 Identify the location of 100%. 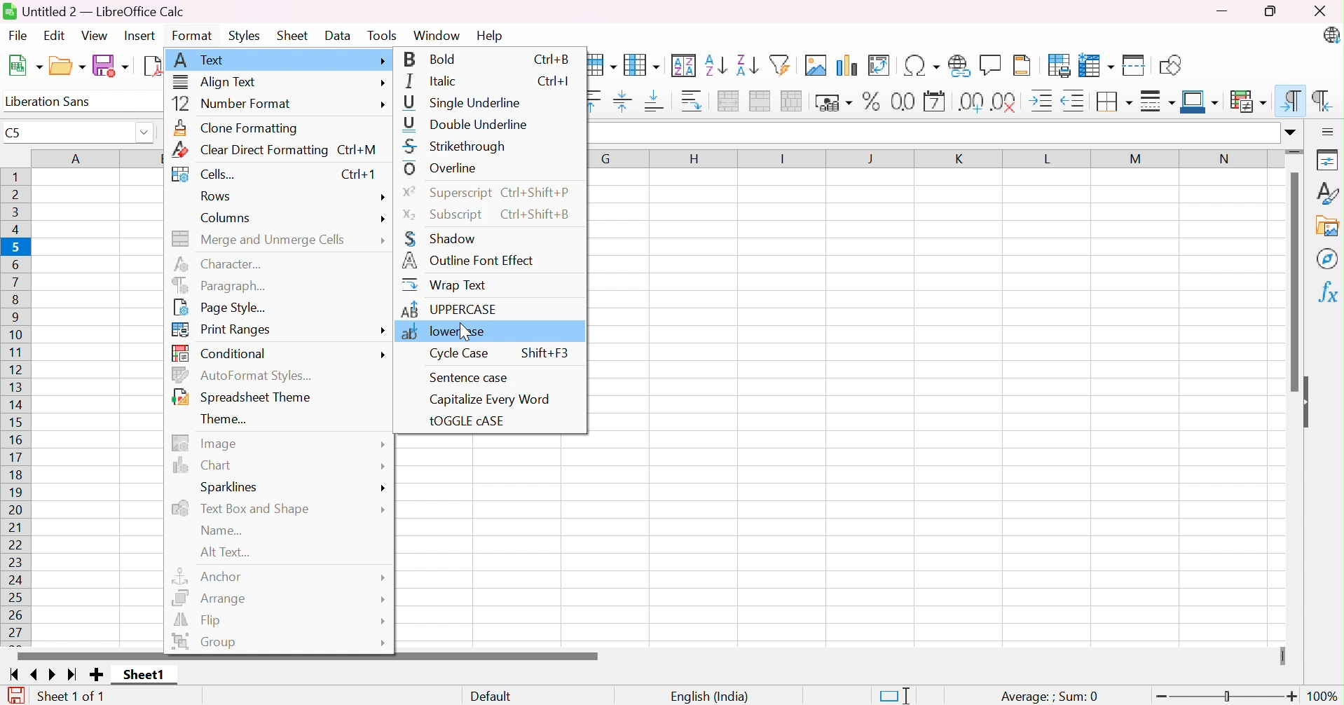
(1326, 697).